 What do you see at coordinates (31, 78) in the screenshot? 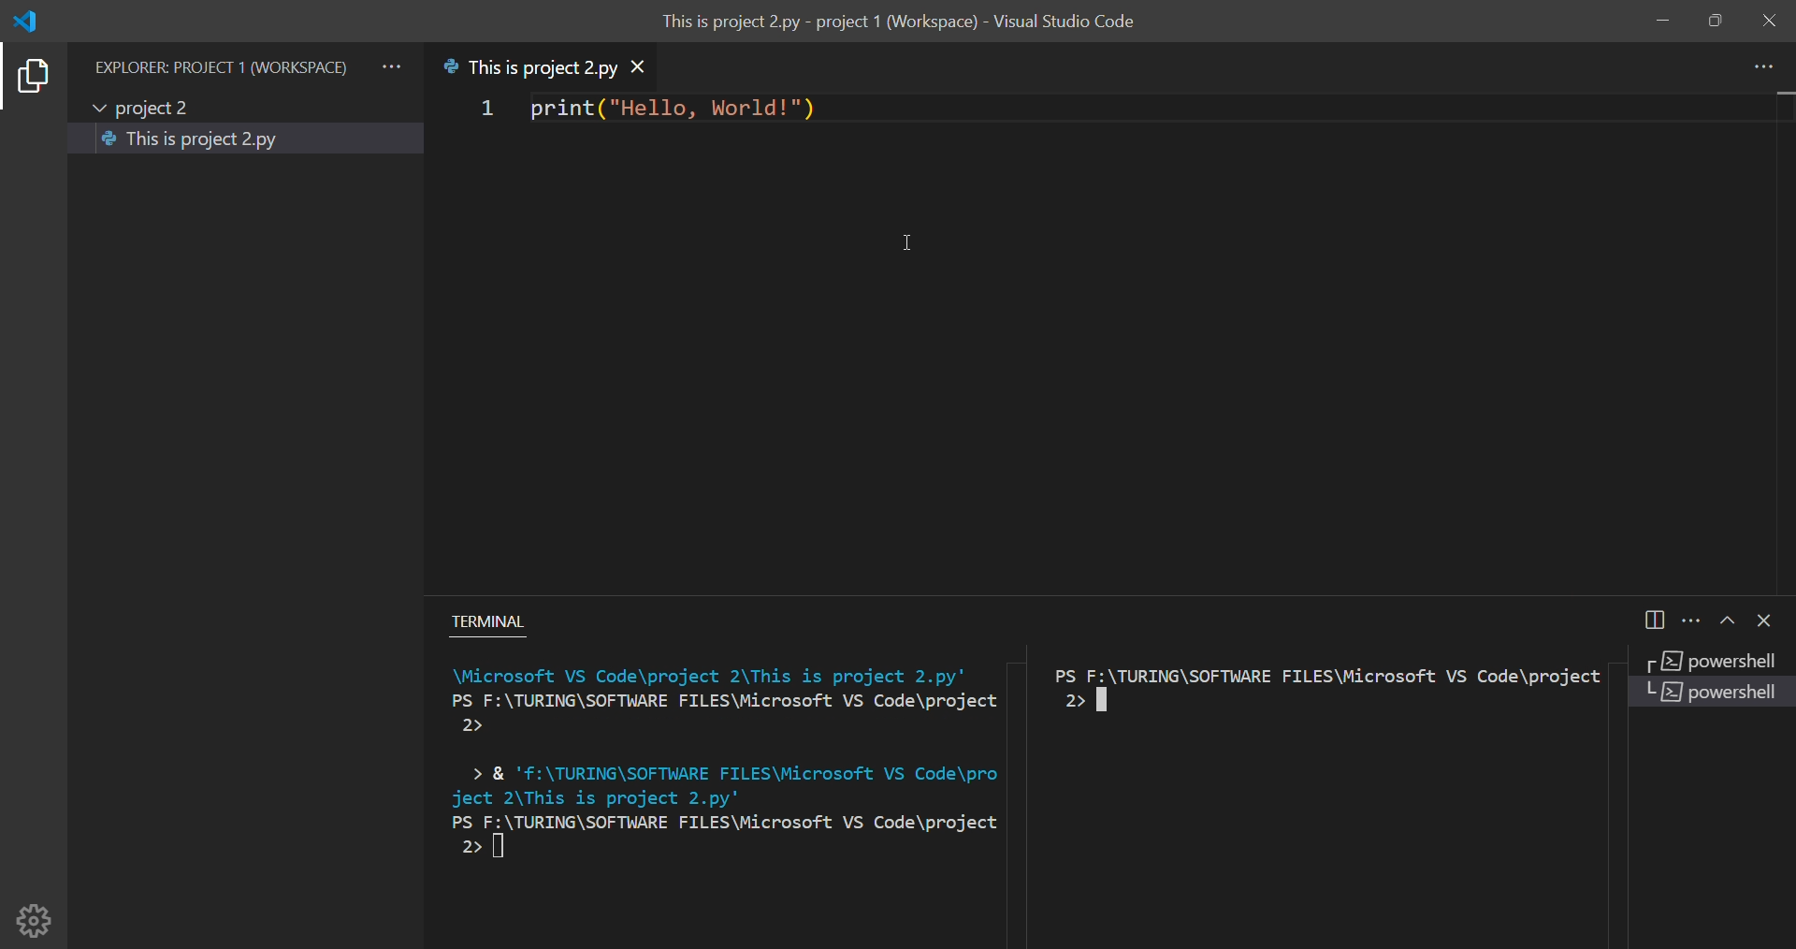
I see `explorer` at bounding box center [31, 78].